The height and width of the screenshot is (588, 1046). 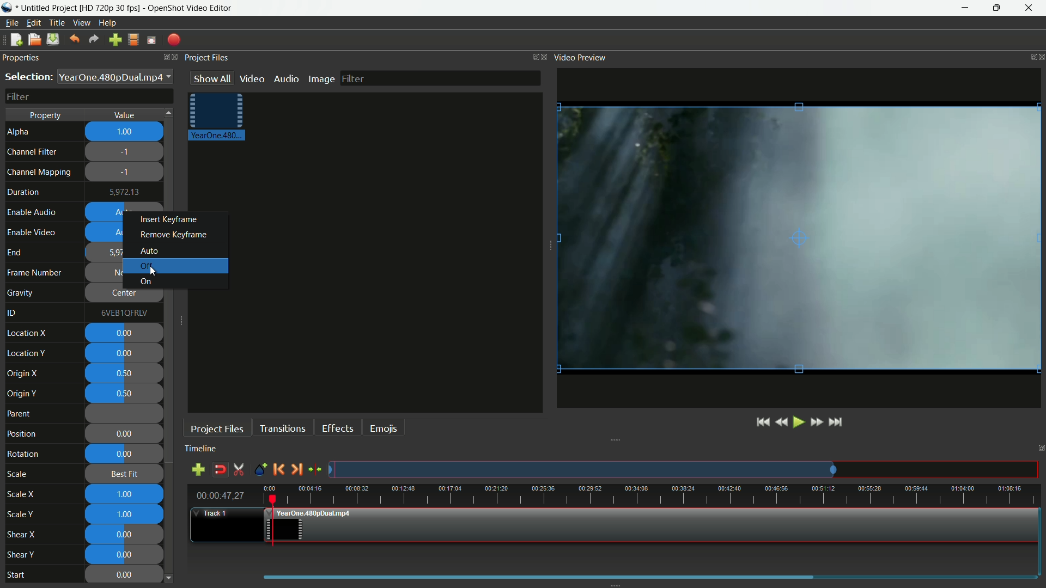 What do you see at coordinates (217, 428) in the screenshot?
I see `project files` at bounding box center [217, 428].